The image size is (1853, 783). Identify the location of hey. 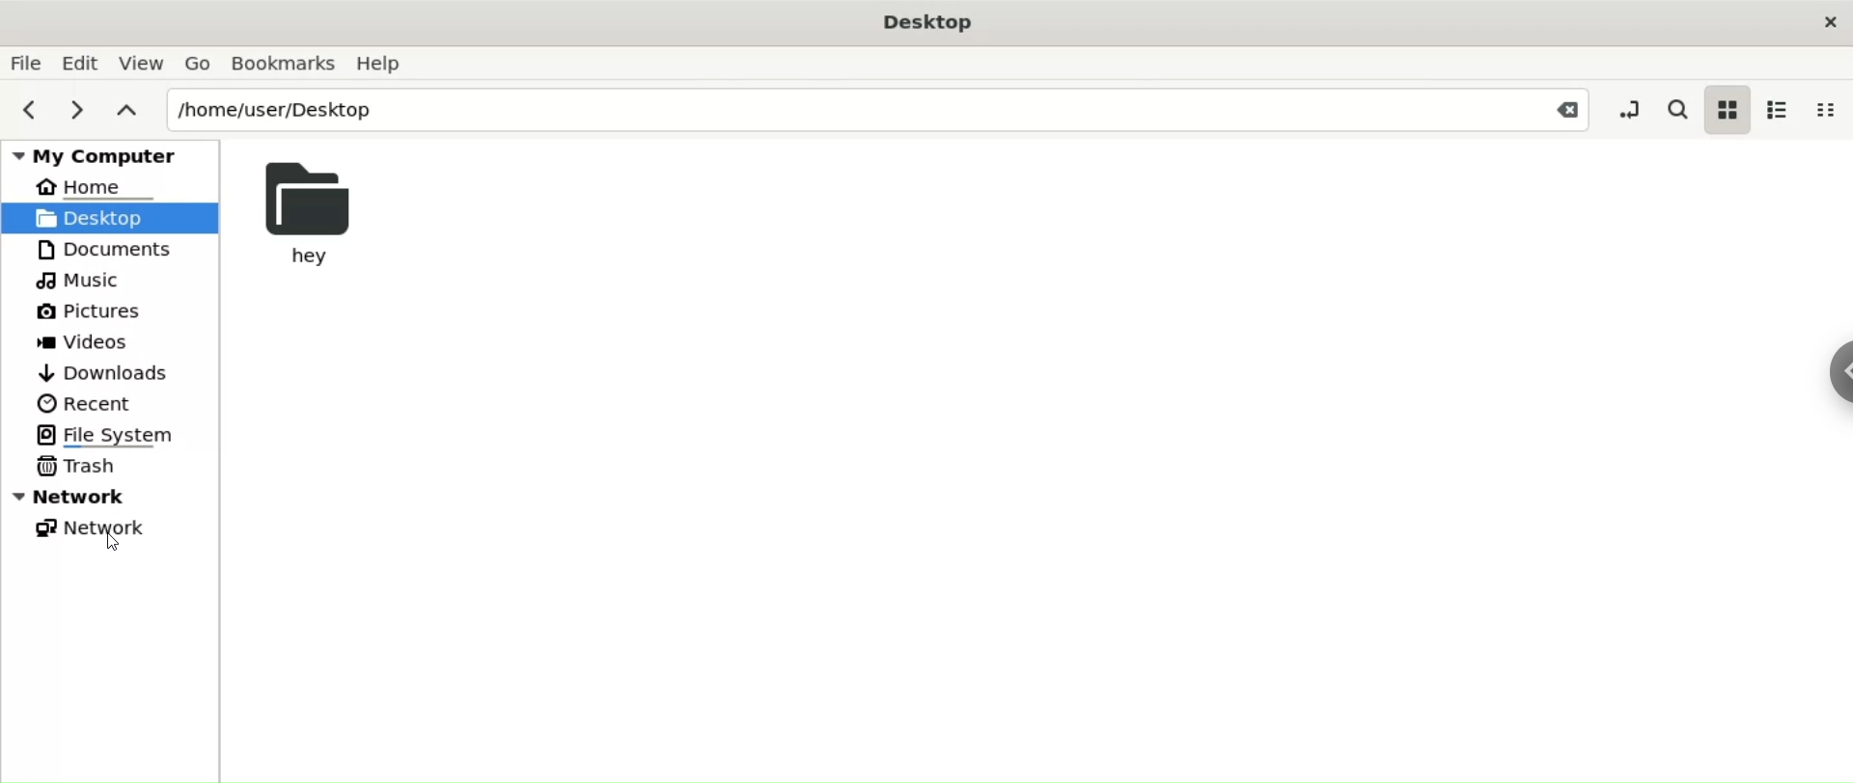
(301, 213).